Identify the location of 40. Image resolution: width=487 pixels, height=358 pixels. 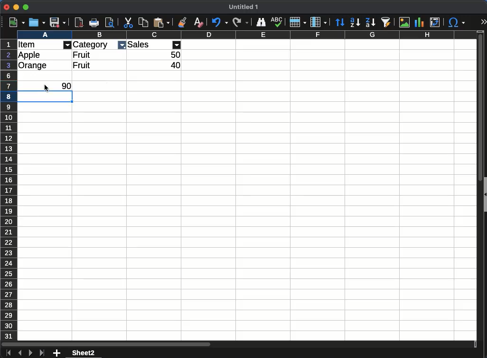
(176, 65).